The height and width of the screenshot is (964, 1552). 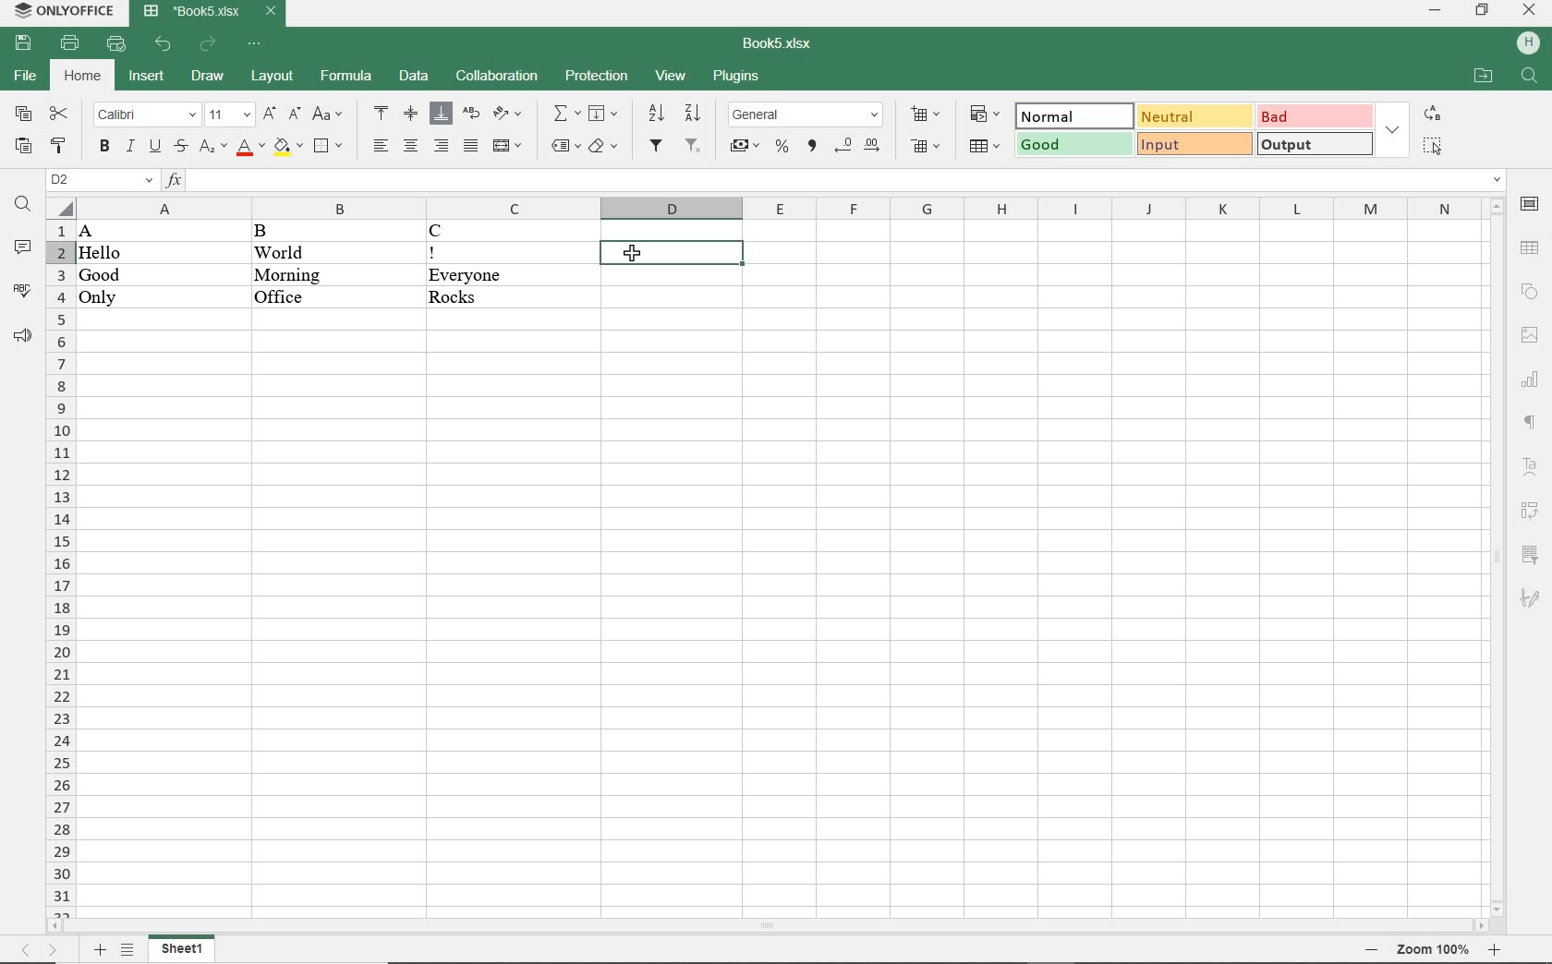 What do you see at coordinates (1528, 44) in the screenshot?
I see `HP` at bounding box center [1528, 44].